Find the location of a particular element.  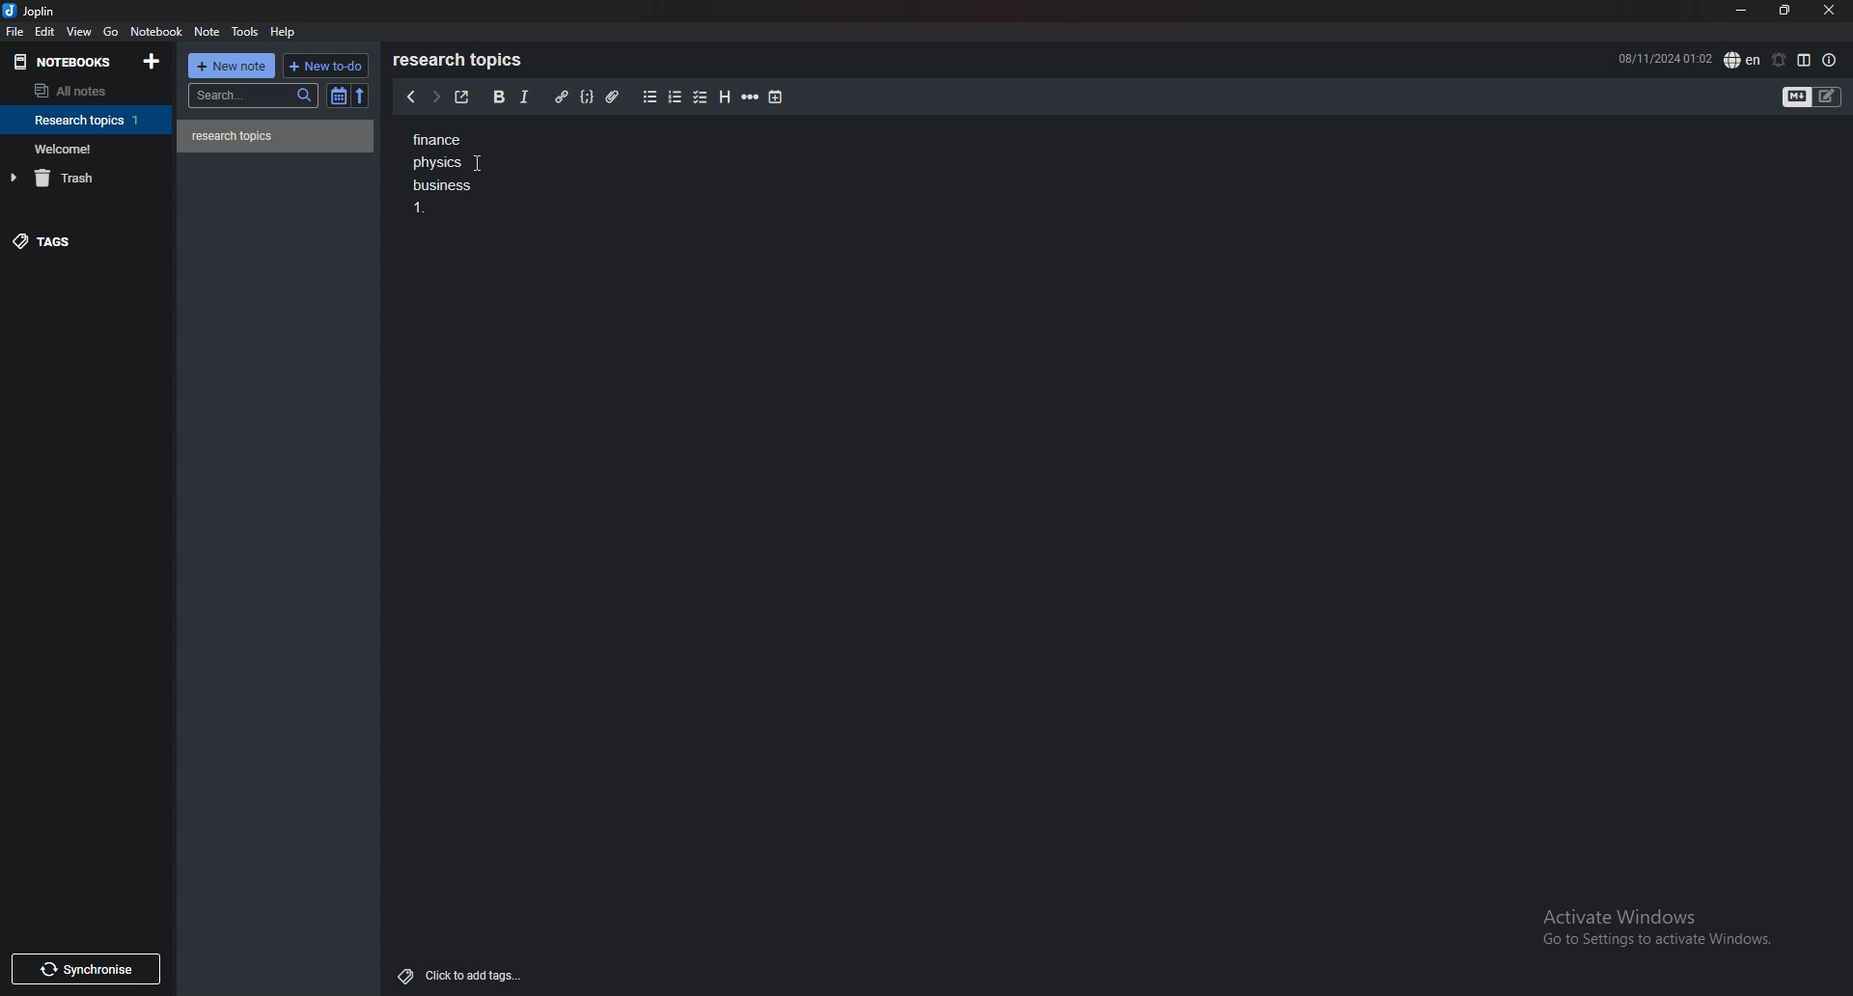

add time is located at coordinates (776, 97).